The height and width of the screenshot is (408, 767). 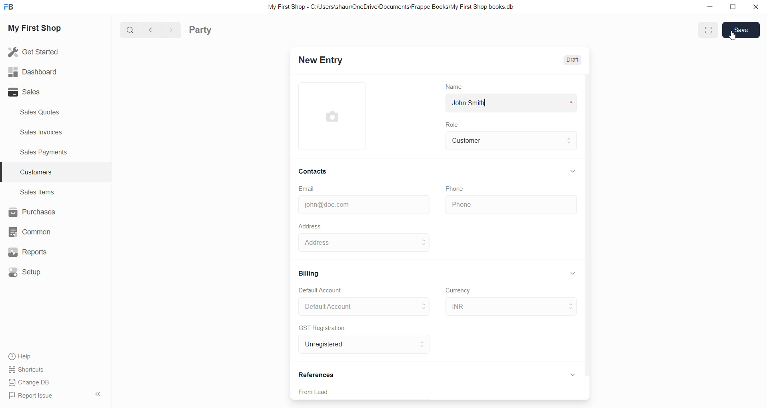 What do you see at coordinates (151, 30) in the screenshot?
I see `go back` at bounding box center [151, 30].